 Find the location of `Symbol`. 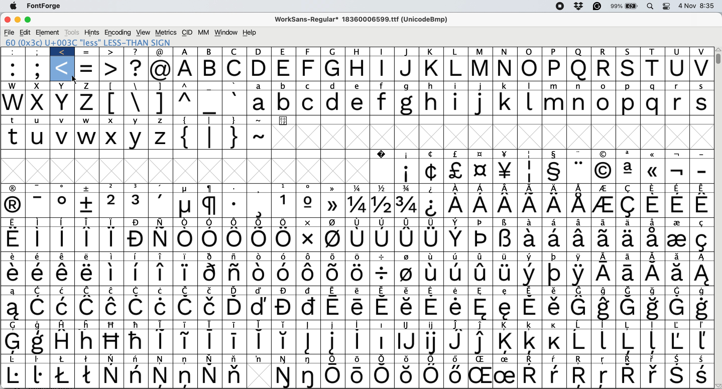

Symbol is located at coordinates (677, 172).